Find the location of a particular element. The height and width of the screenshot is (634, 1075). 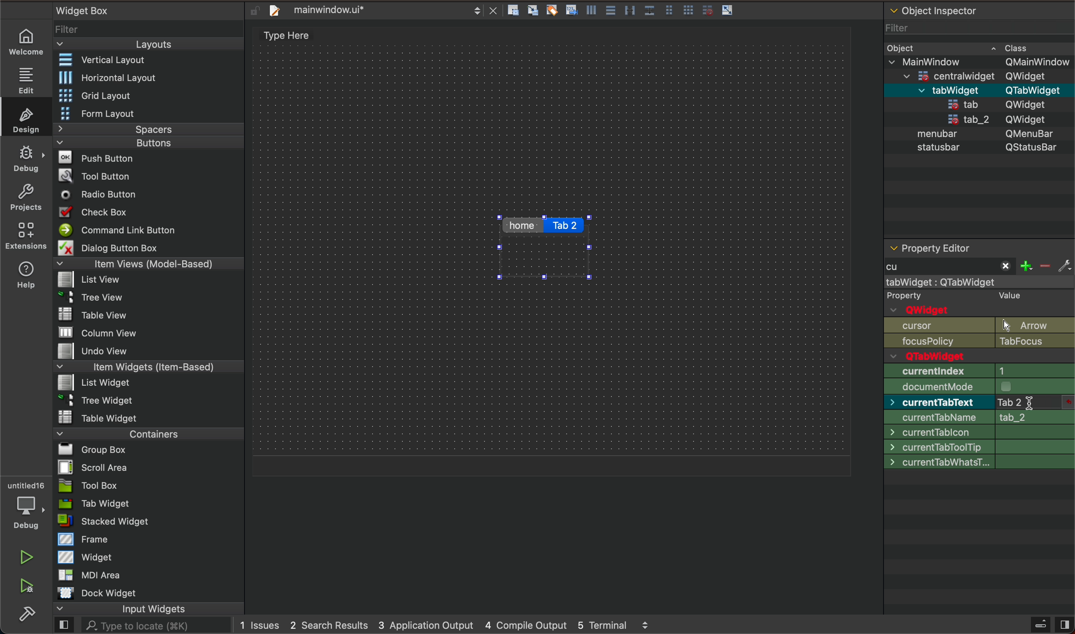

geometry is located at coordinates (981, 371).